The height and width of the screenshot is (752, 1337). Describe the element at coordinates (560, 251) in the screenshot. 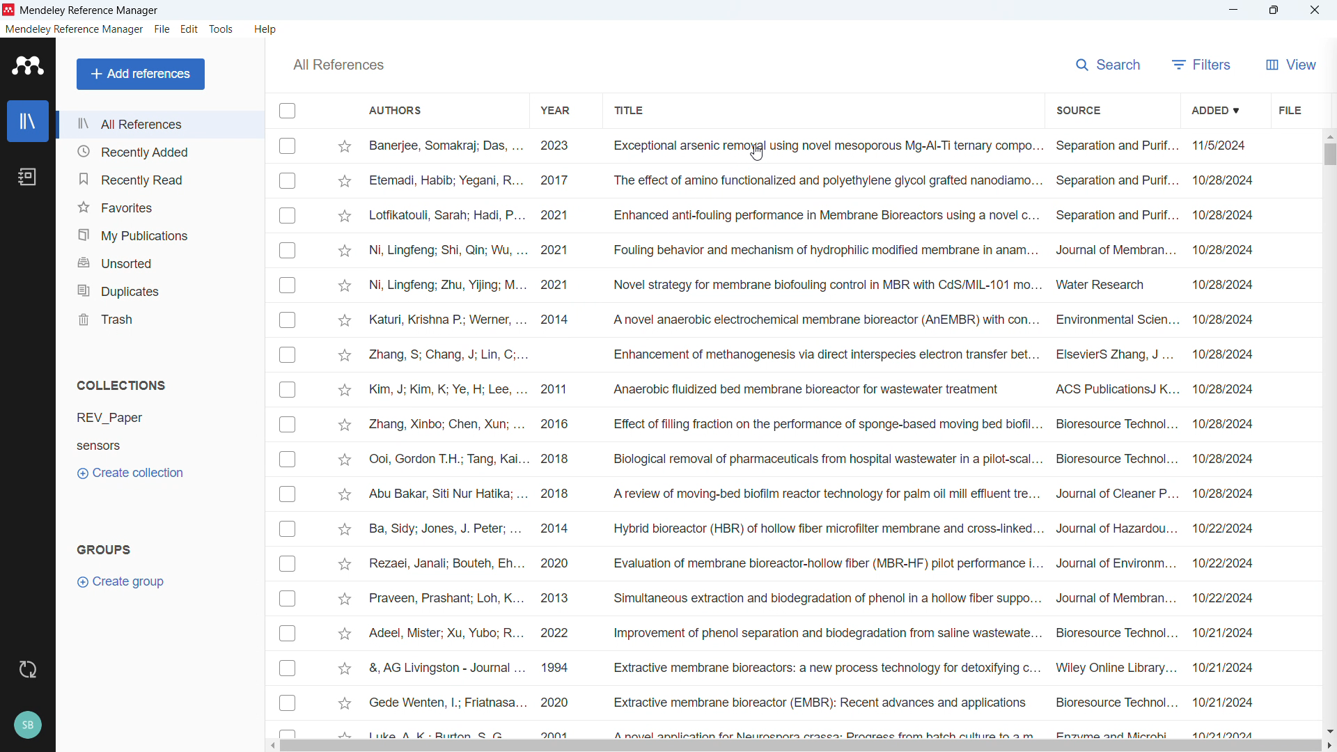

I see `2021` at that location.